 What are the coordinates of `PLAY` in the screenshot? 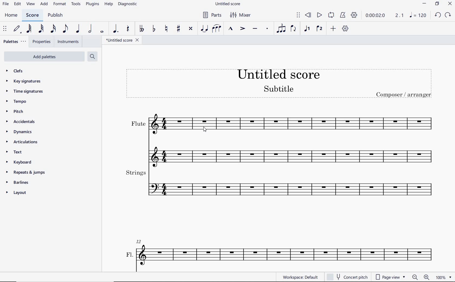 It's located at (318, 15).